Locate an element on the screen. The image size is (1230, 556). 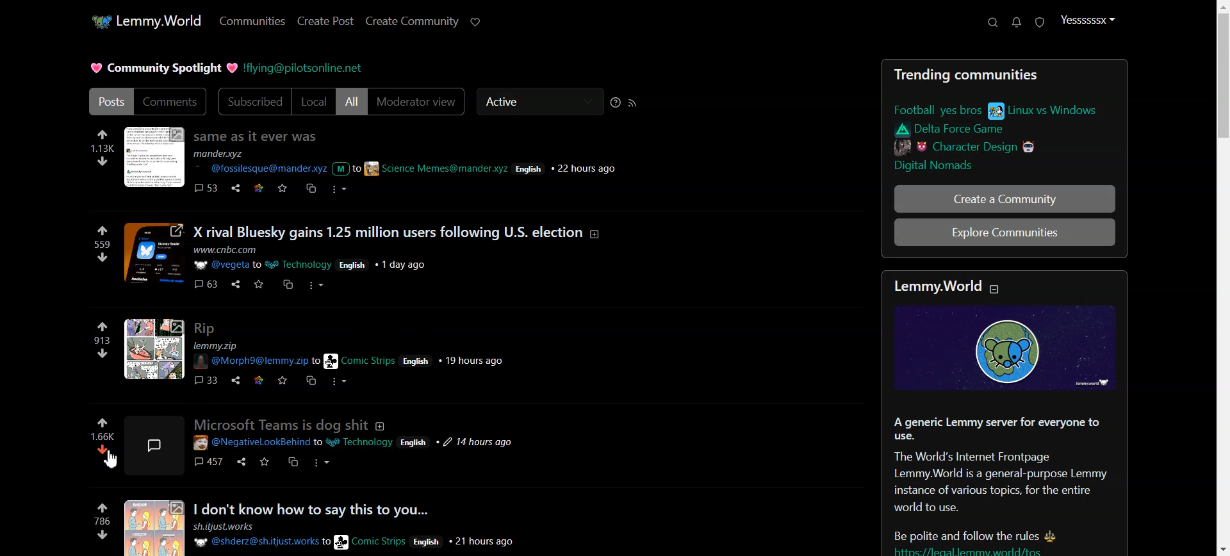
Profile is located at coordinates (1086, 19).